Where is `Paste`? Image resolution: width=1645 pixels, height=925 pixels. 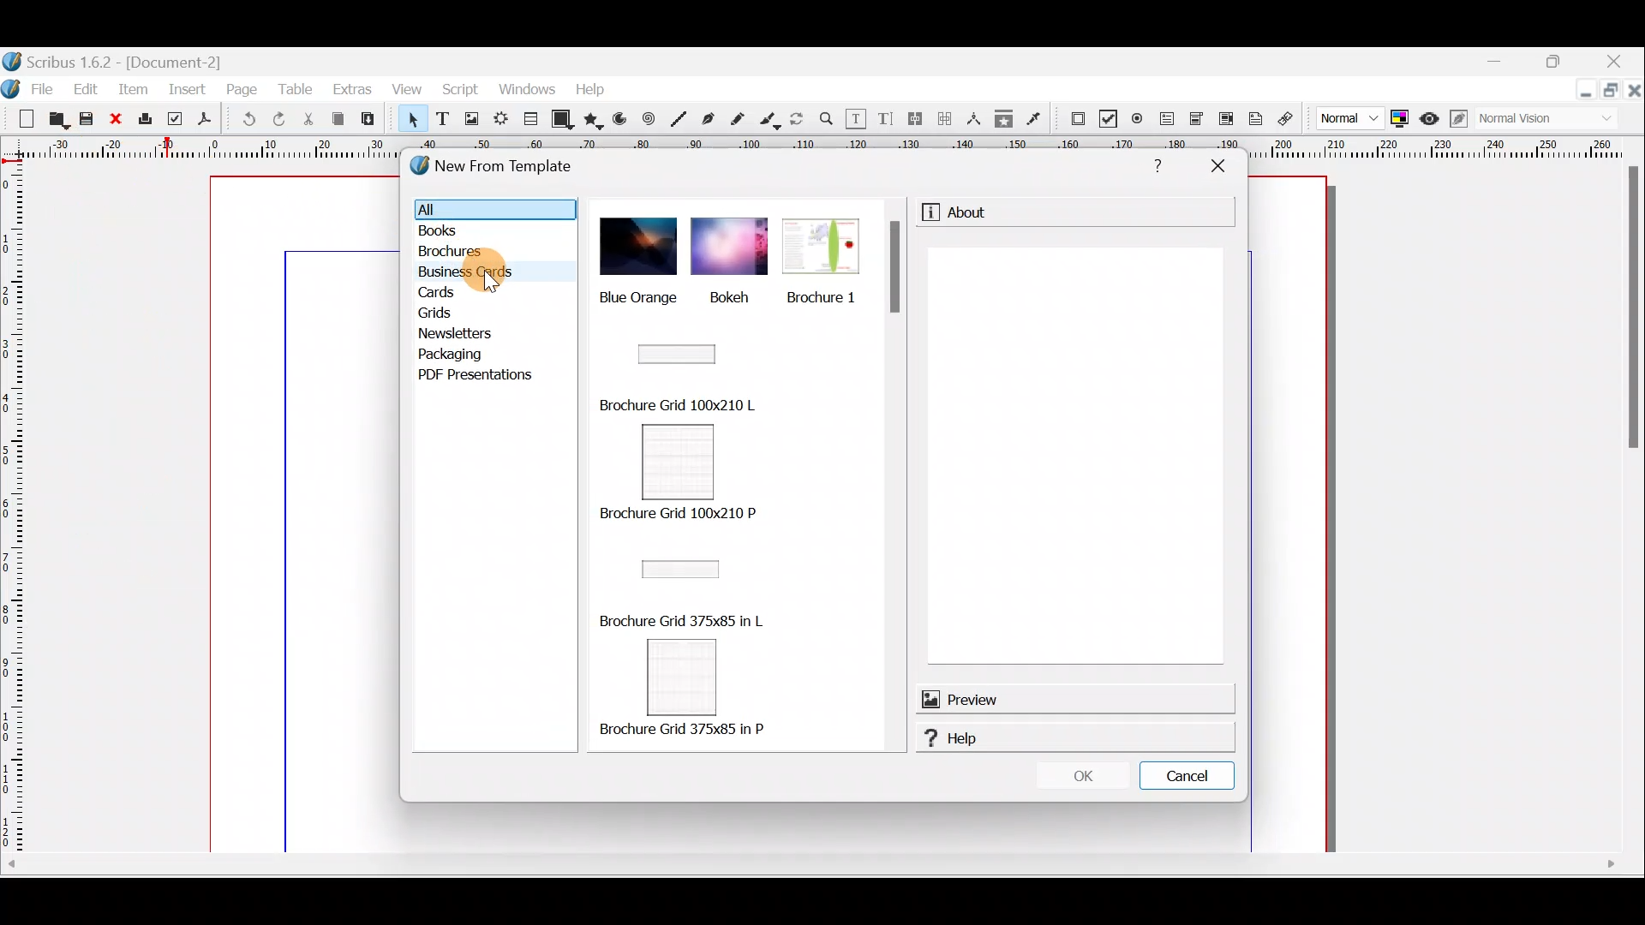
Paste is located at coordinates (368, 119).